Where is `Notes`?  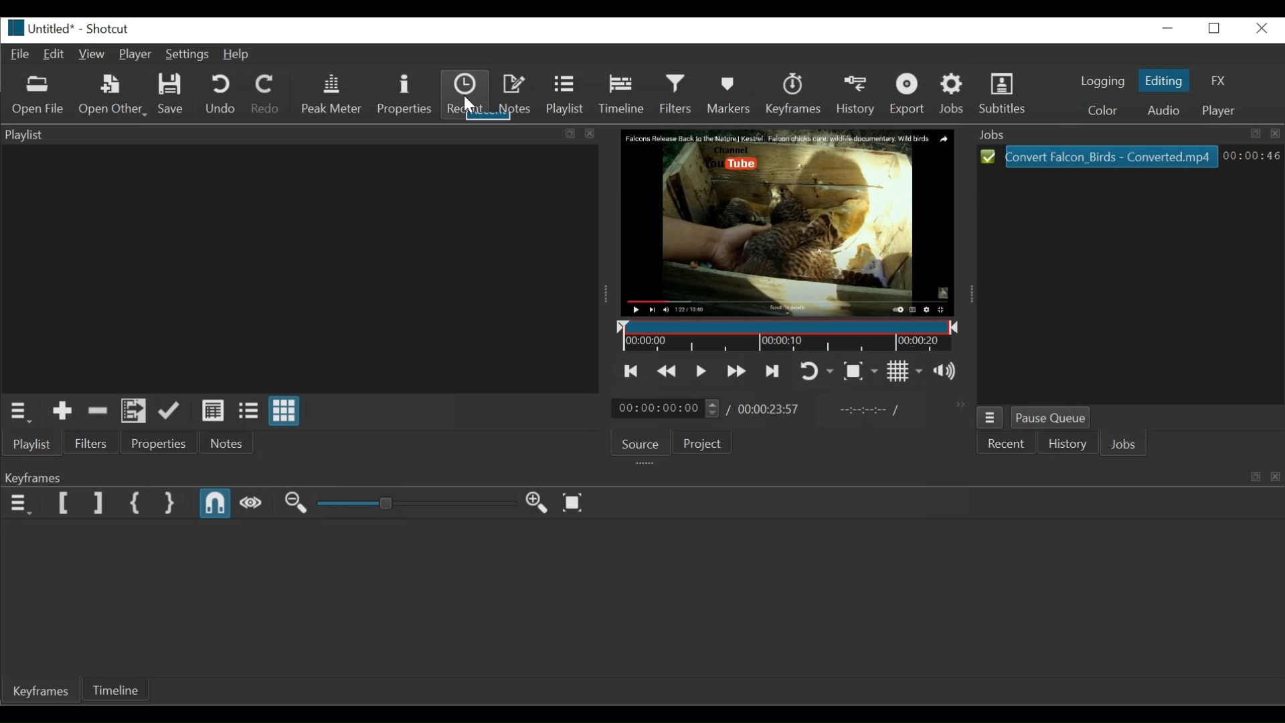 Notes is located at coordinates (227, 445).